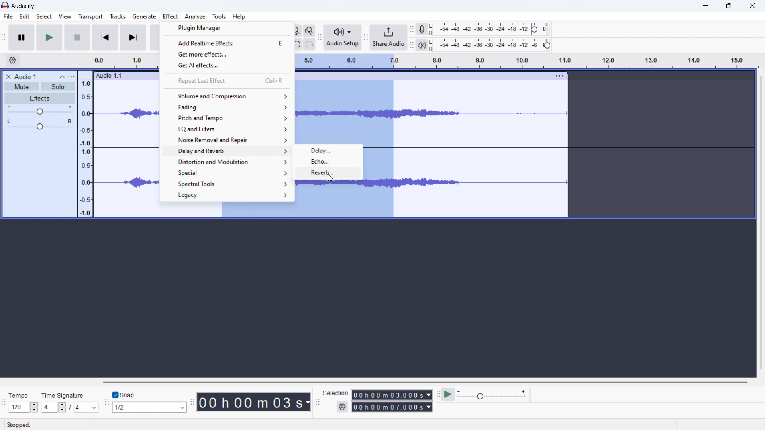 The width and height of the screenshot is (765, 430). I want to click on pan: centre, so click(40, 126).